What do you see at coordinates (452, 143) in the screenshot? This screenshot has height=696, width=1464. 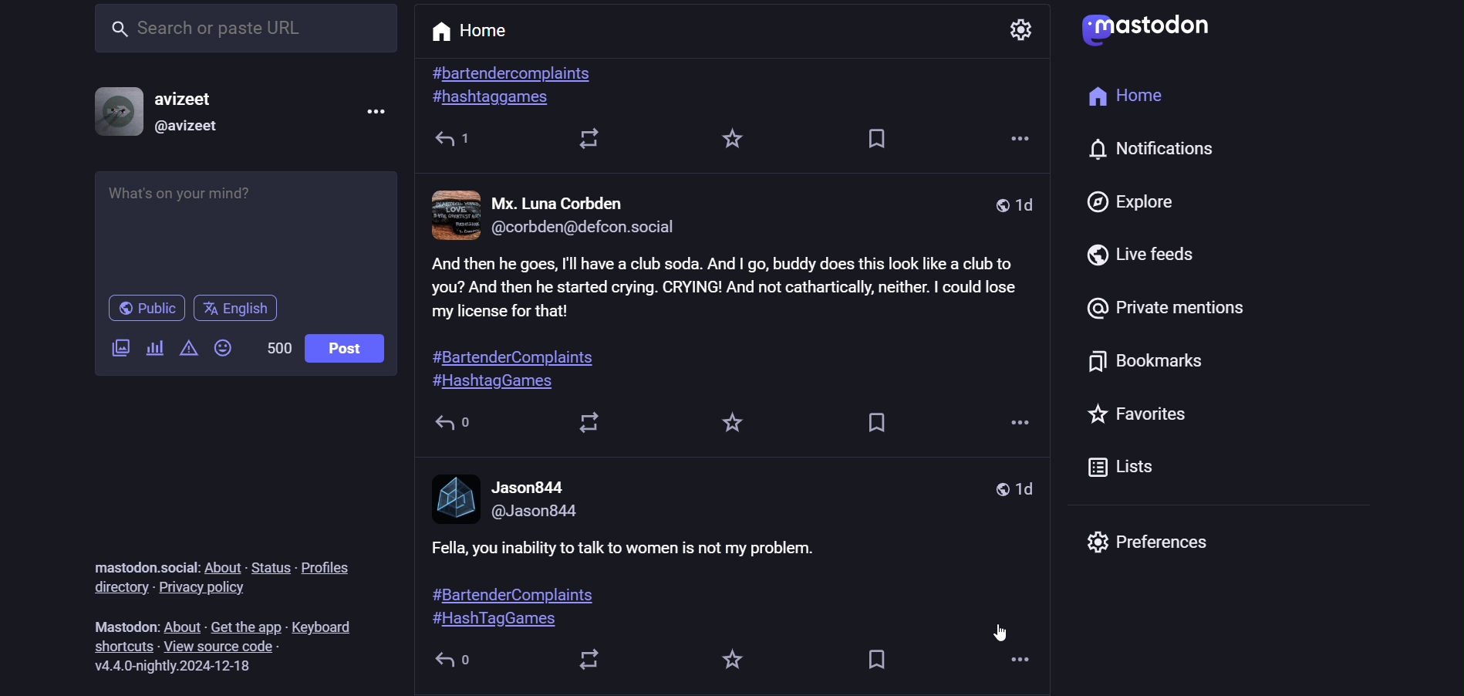 I see `replies` at bounding box center [452, 143].